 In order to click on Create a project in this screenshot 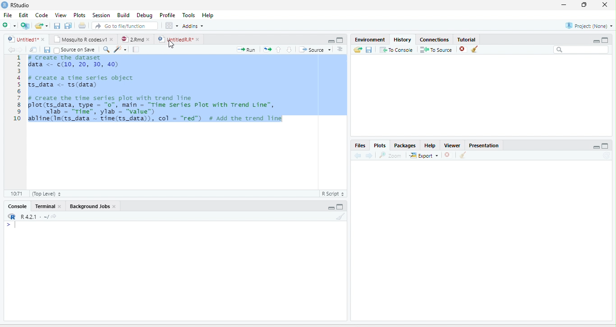, I will do `click(25, 25)`.